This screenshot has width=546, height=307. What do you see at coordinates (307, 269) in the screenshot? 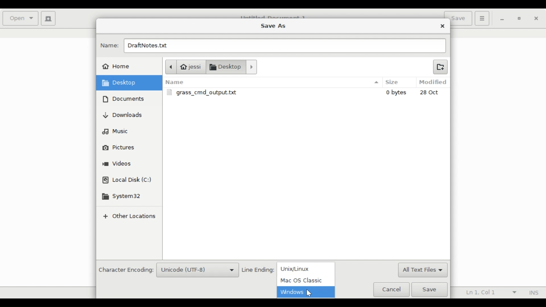
I see `Unix/Linux` at bounding box center [307, 269].